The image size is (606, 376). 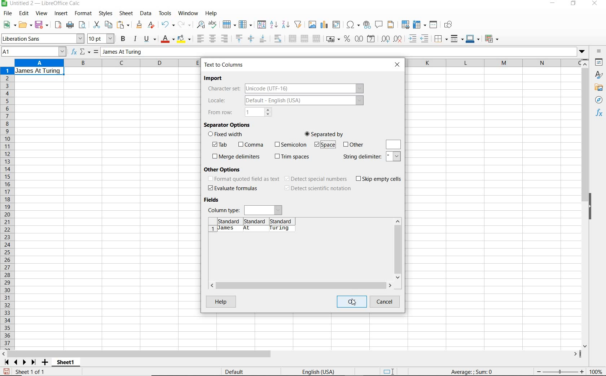 I want to click on horizontal scroll bar, so click(x=300, y=284).